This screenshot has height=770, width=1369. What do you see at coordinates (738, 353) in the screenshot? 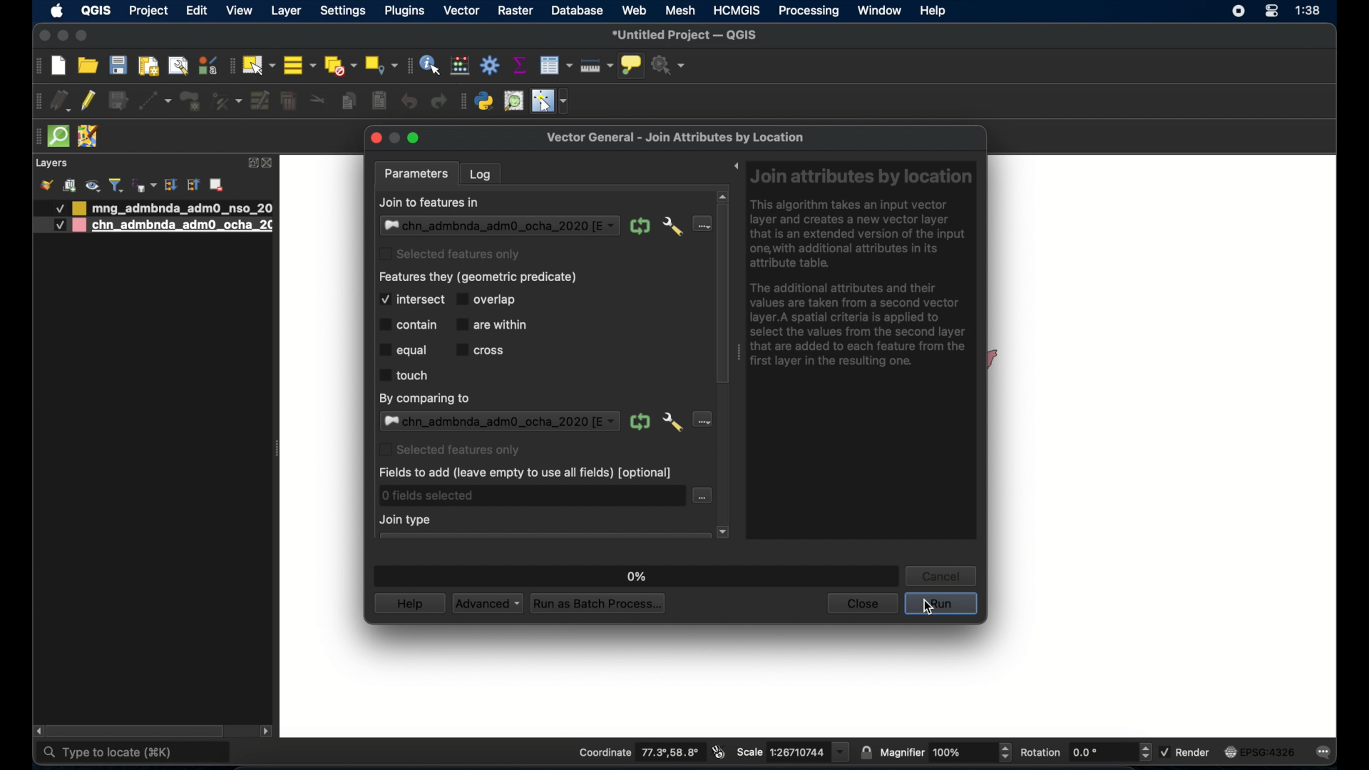
I see `drag handle` at bounding box center [738, 353].